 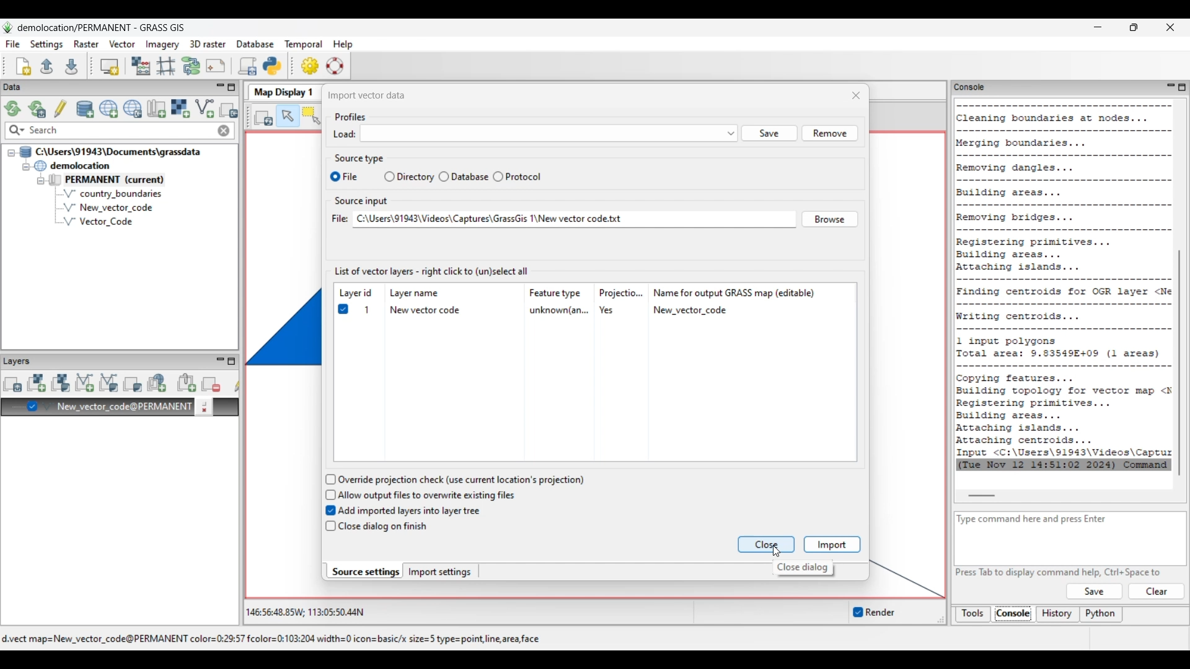 What do you see at coordinates (1157, 592) in the screenshot?
I see `Run` at bounding box center [1157, 592].